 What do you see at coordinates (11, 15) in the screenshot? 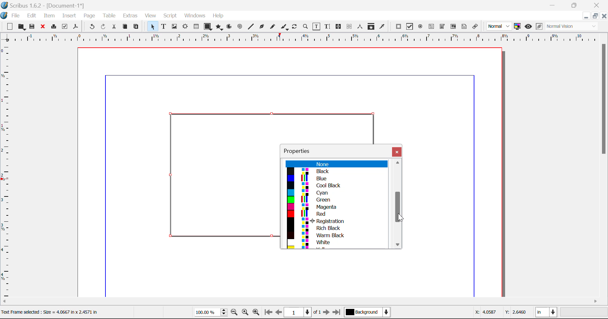
I see `File` at bounding box center [11, 15].